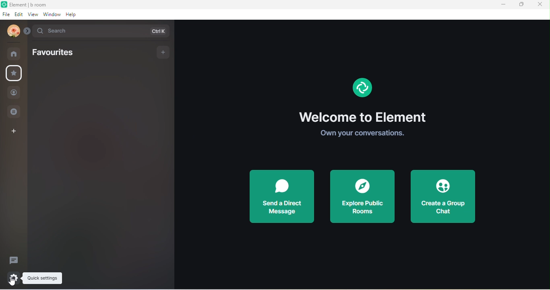 This screenshot has width=550, height=290. I want to click on search, so click(104, 31).